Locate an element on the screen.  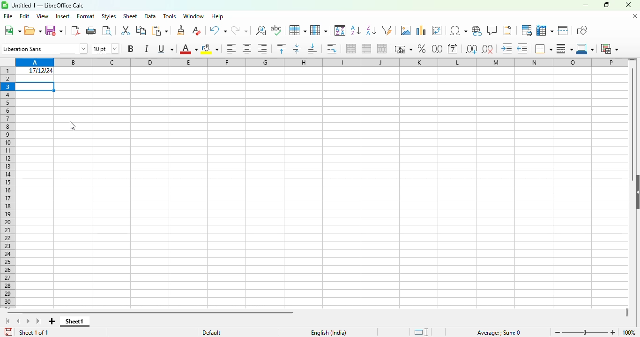
window is located at coordinates (194, 16).